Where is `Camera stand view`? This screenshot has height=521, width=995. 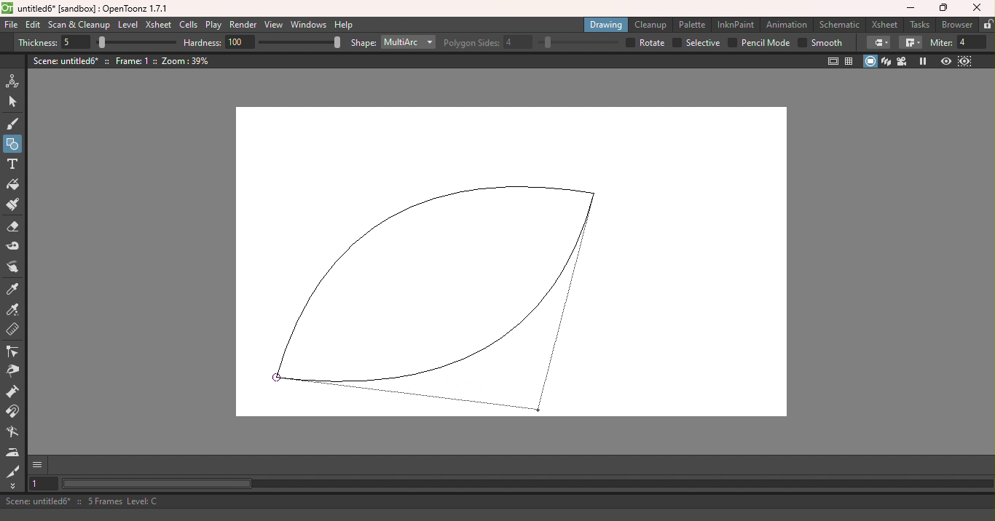 Camera stand view is located at coordinates (870, 61).